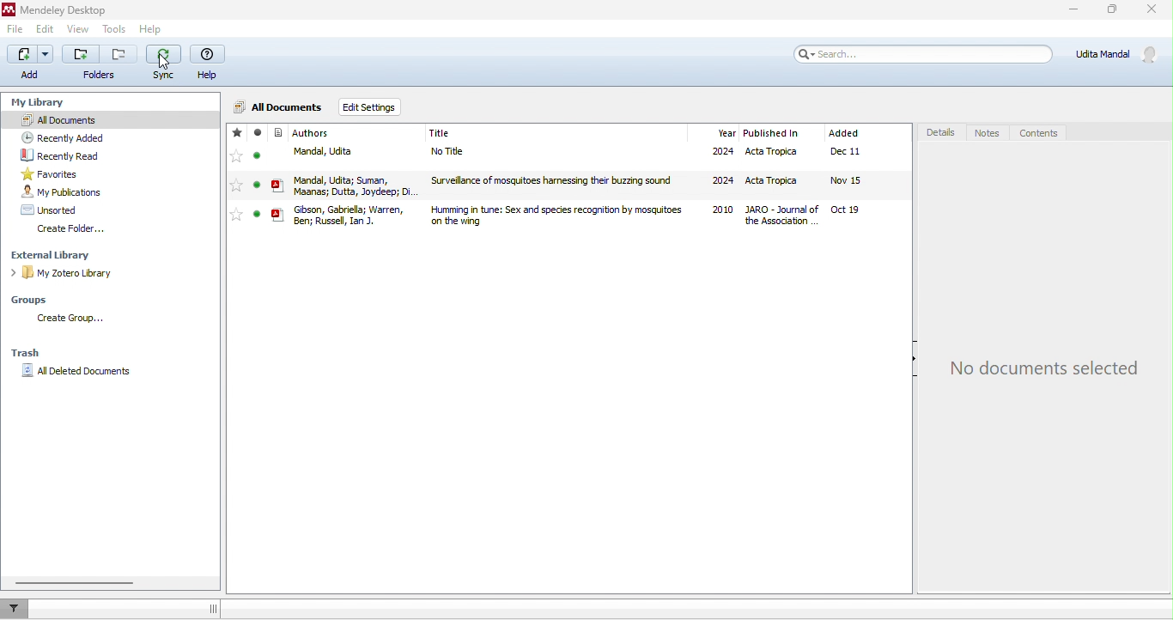 This screenshot has height=620, width=1173. What do you see at coordinates (775, 132) in the screenshot?
I see `published in ` at bounding box center [775, 132].